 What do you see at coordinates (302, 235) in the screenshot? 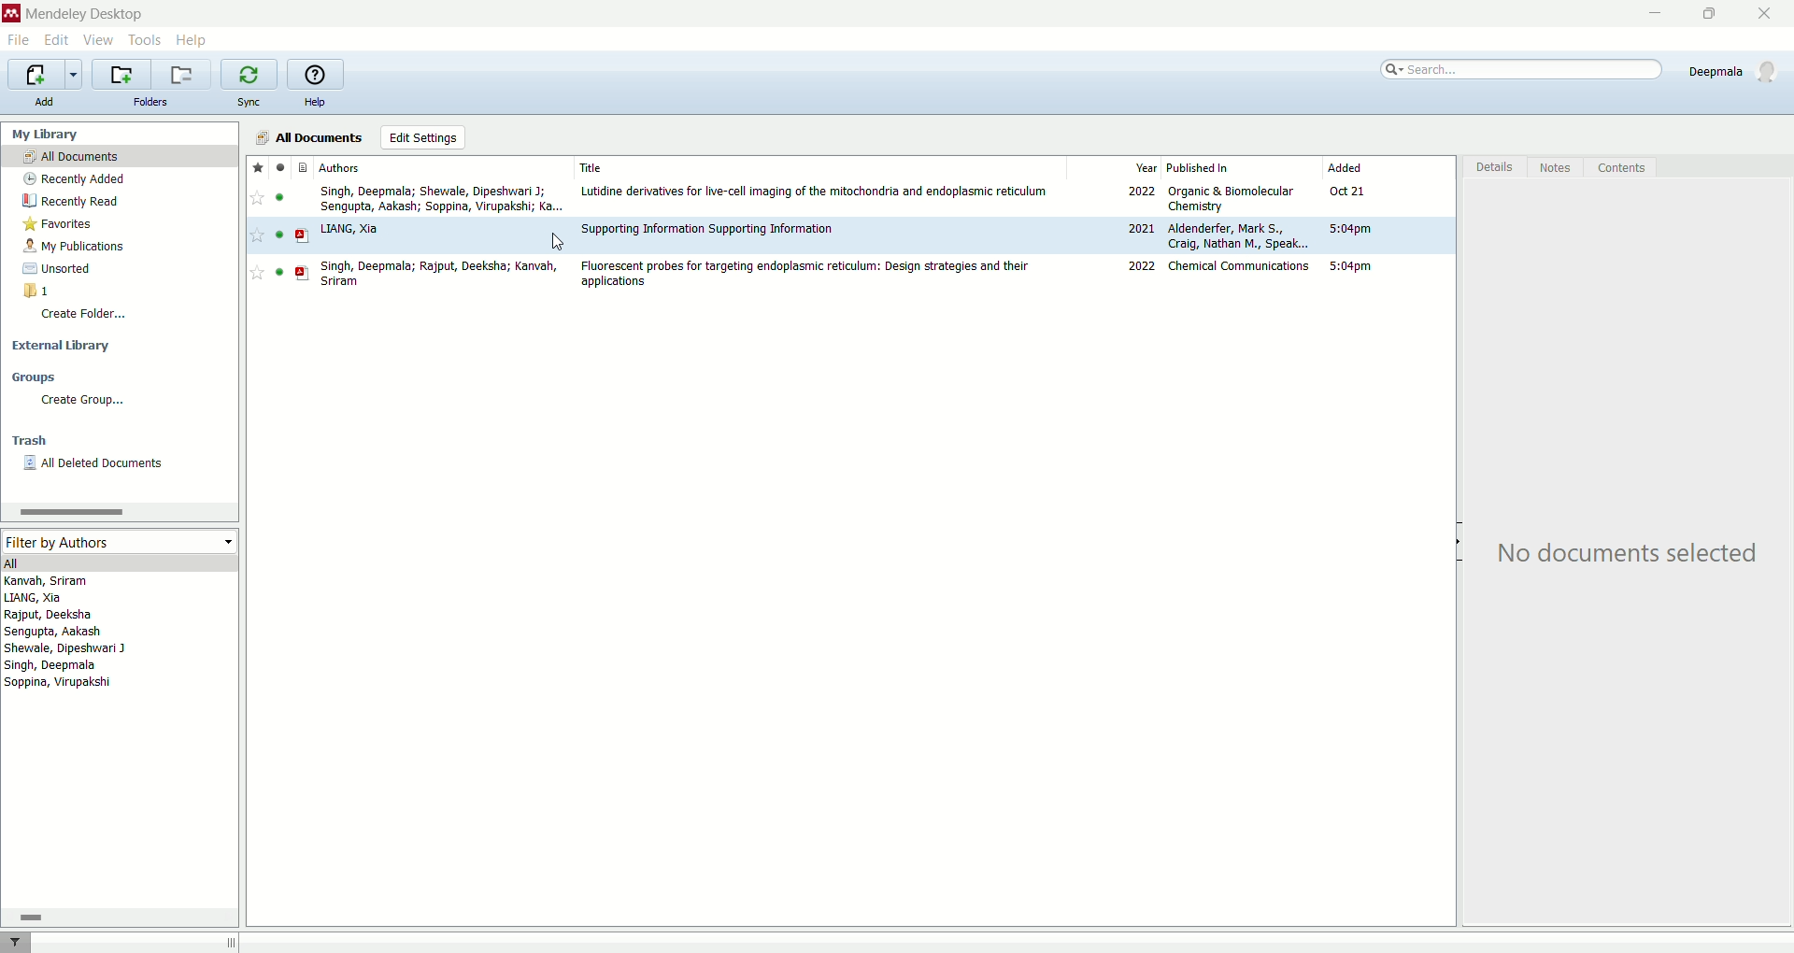
I see `PDF` at bounding box center [302, 235].